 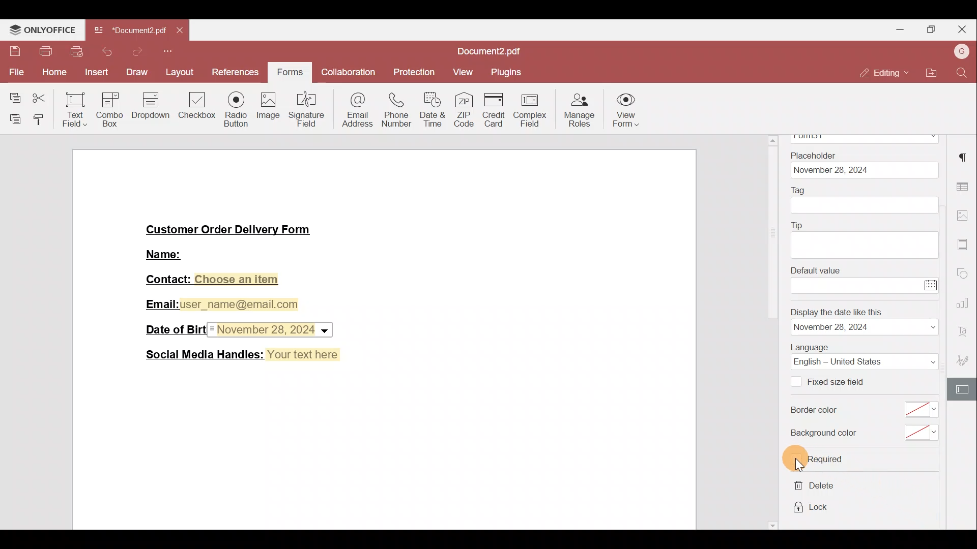 I want to click on Placeholder, so click(x=816, y=155).